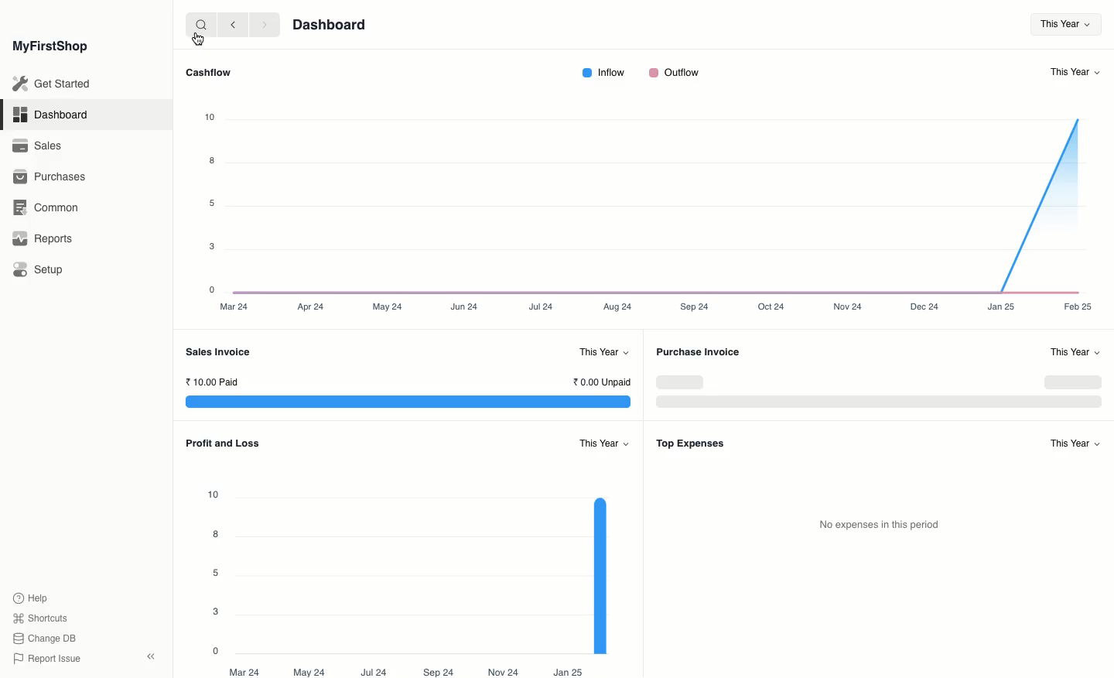 This screenshot has width=1114, height=678. What do you see at coordinates (214, 246) in the screenshot?
I see `3` at bounding box center [214, 246].